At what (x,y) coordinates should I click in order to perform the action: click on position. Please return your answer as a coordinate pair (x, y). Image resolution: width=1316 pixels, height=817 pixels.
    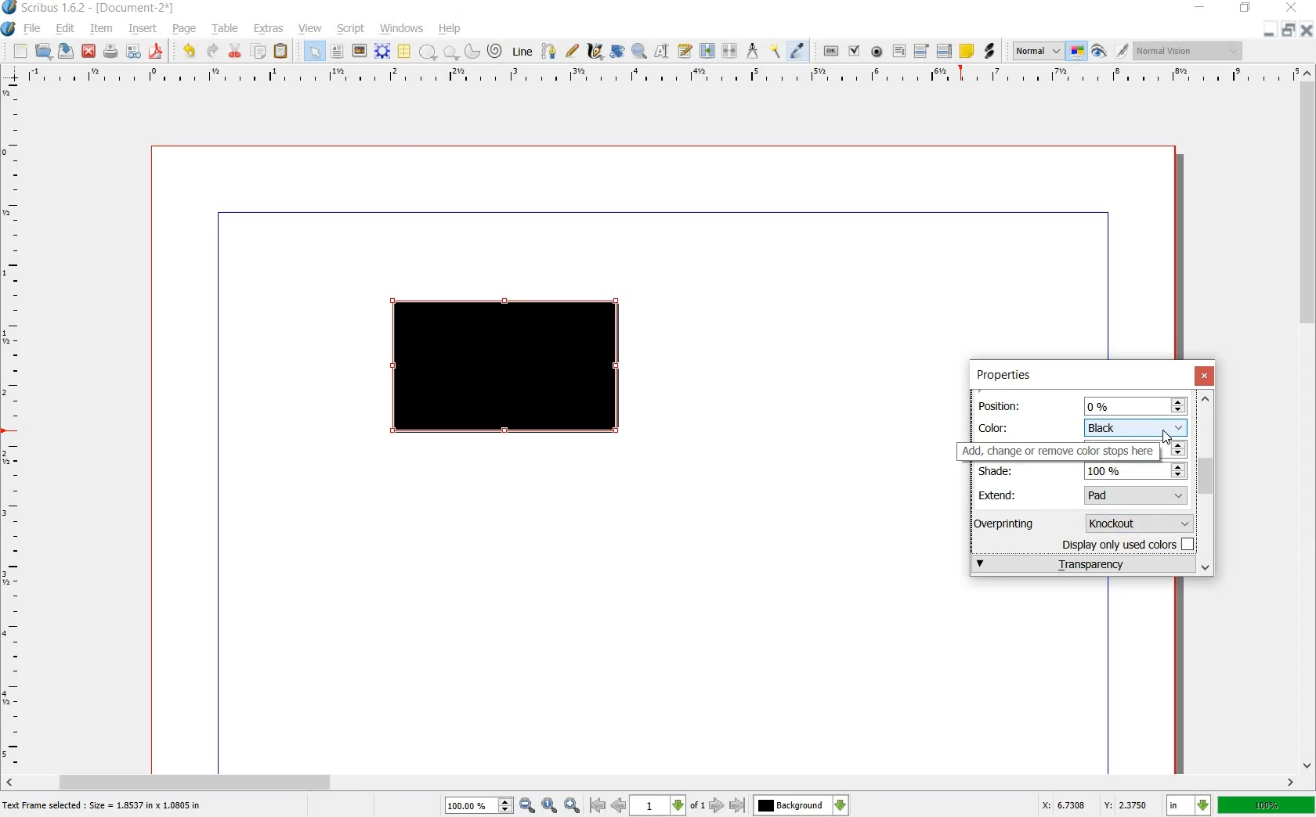
    Looking at the image, I should click on (1003, 405).